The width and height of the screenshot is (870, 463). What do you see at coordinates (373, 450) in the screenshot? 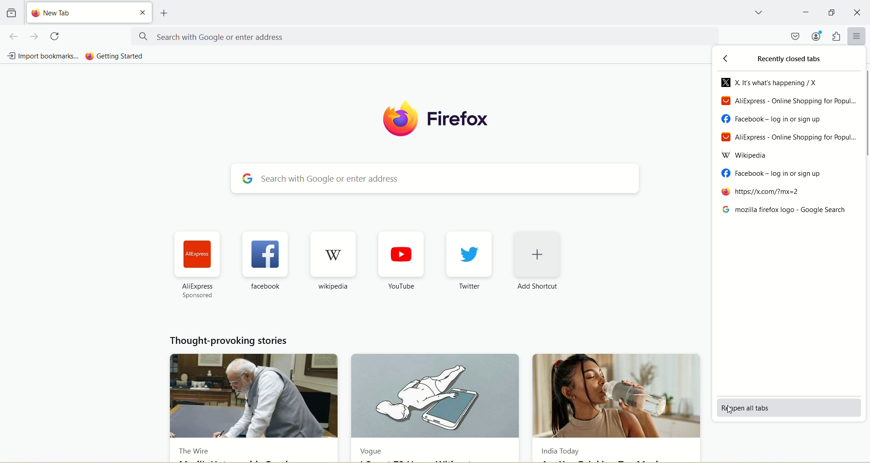
I see `Vogue` at bounding box center [373, 450].